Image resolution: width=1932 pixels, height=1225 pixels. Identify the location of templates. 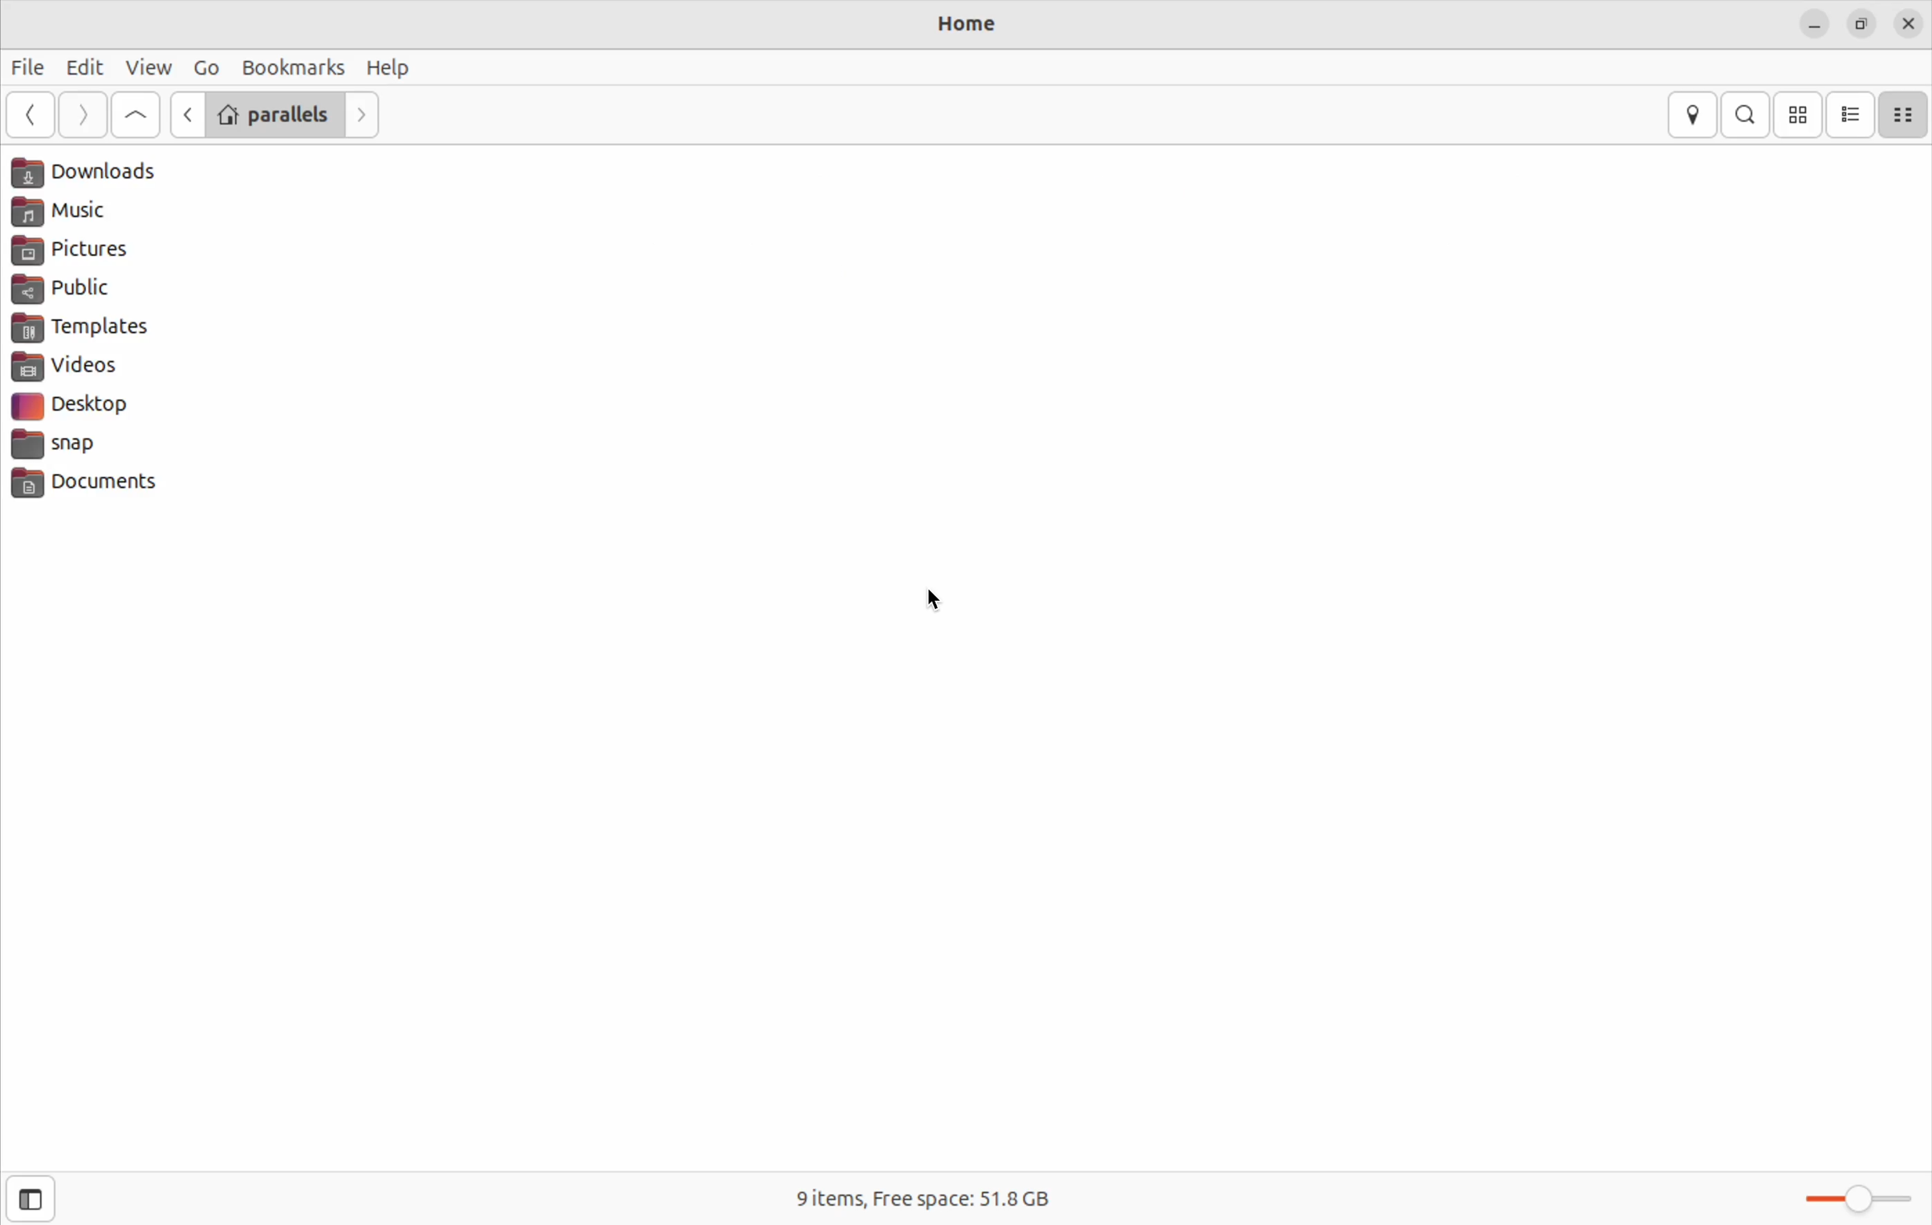
(95, 329).